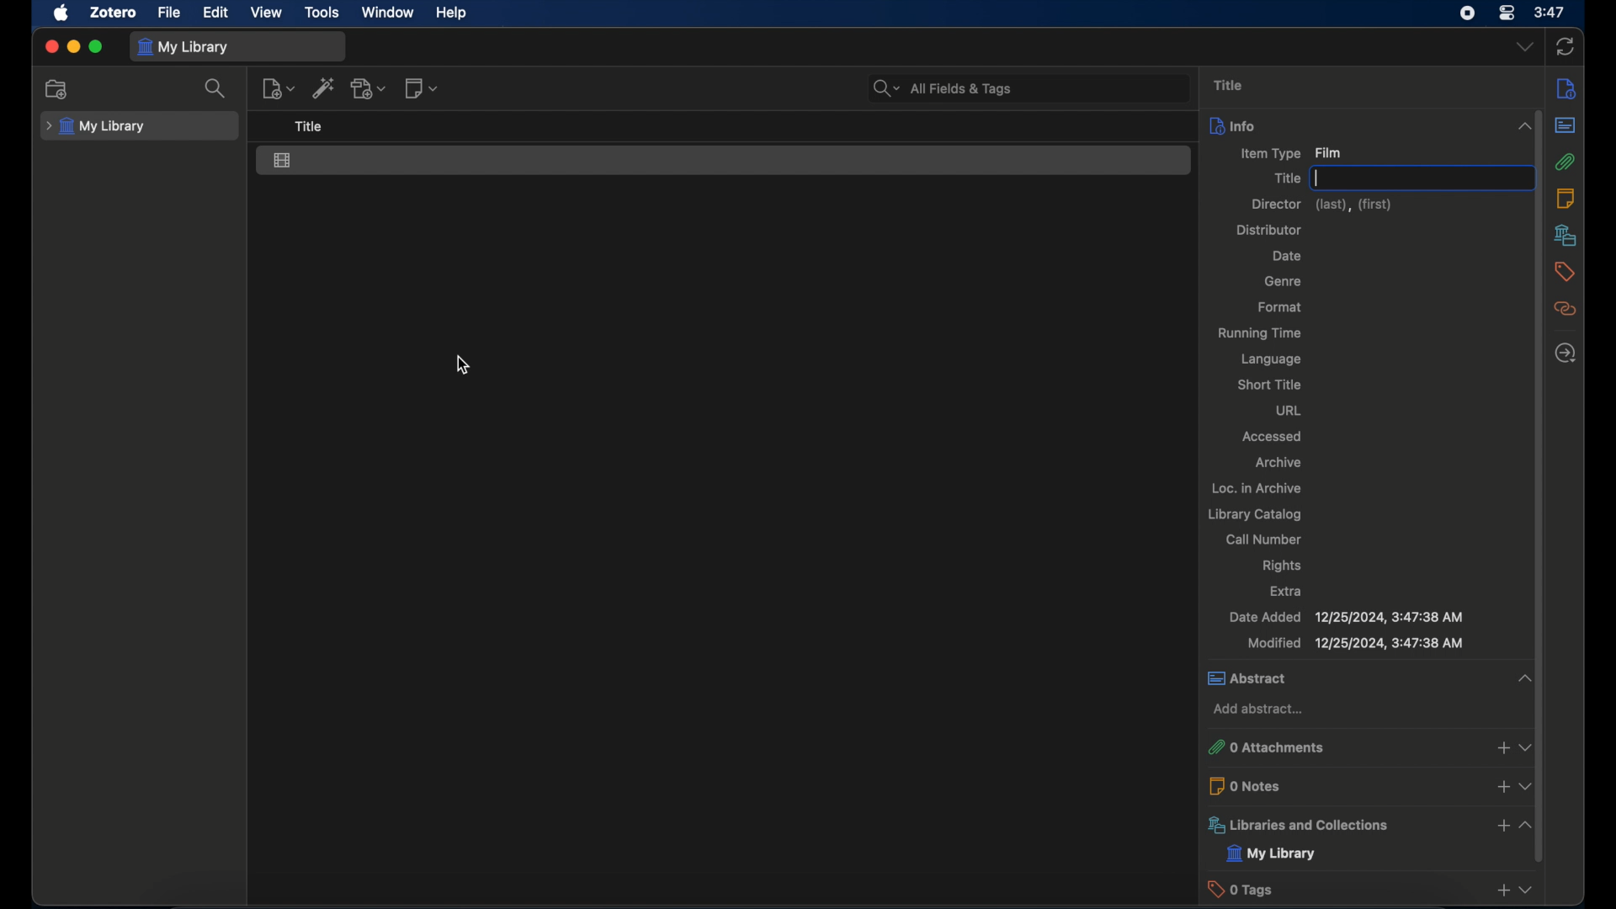 The height and width of the screenshot is (909, 1616). I want to click on notes, so click(1565, 198).